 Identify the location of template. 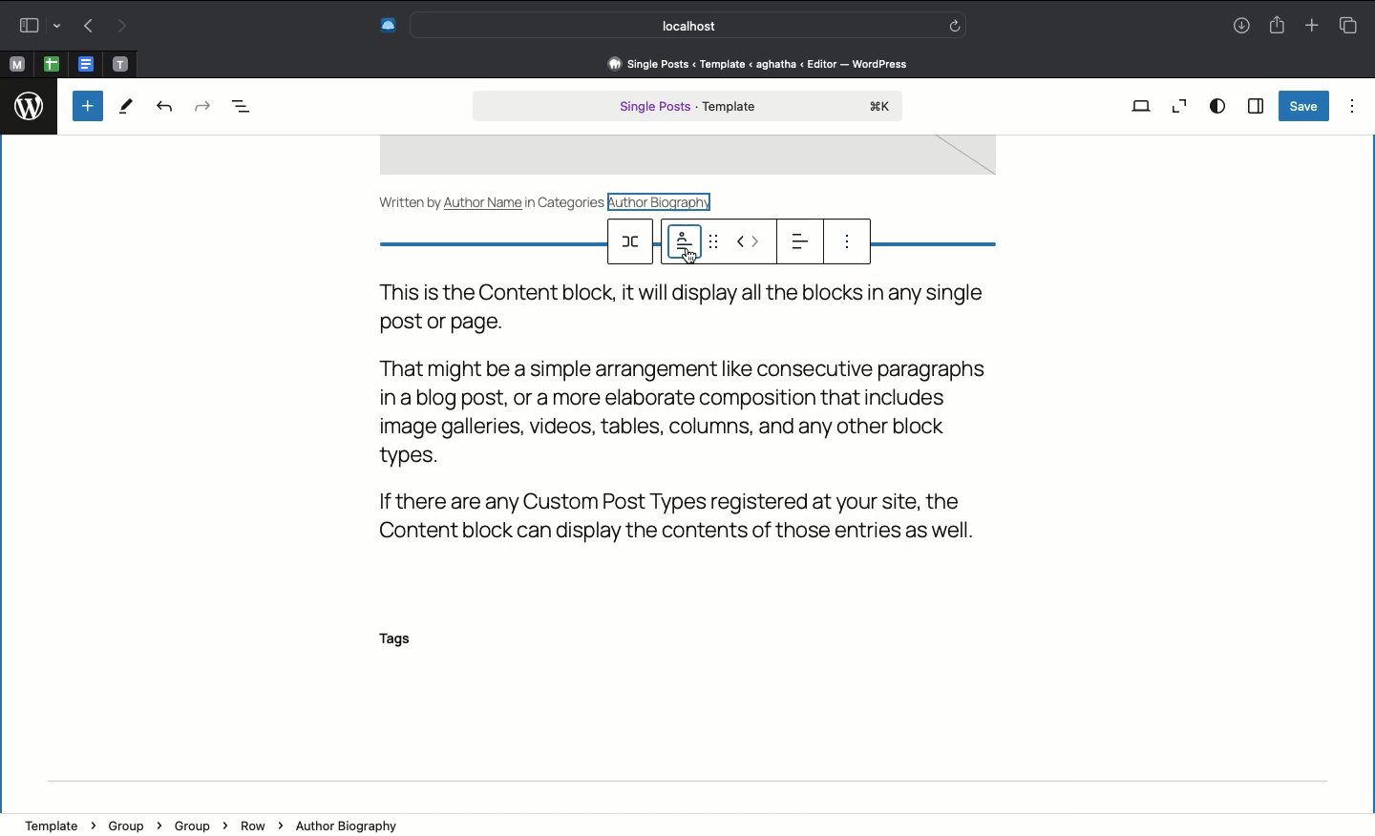
(58, 820).